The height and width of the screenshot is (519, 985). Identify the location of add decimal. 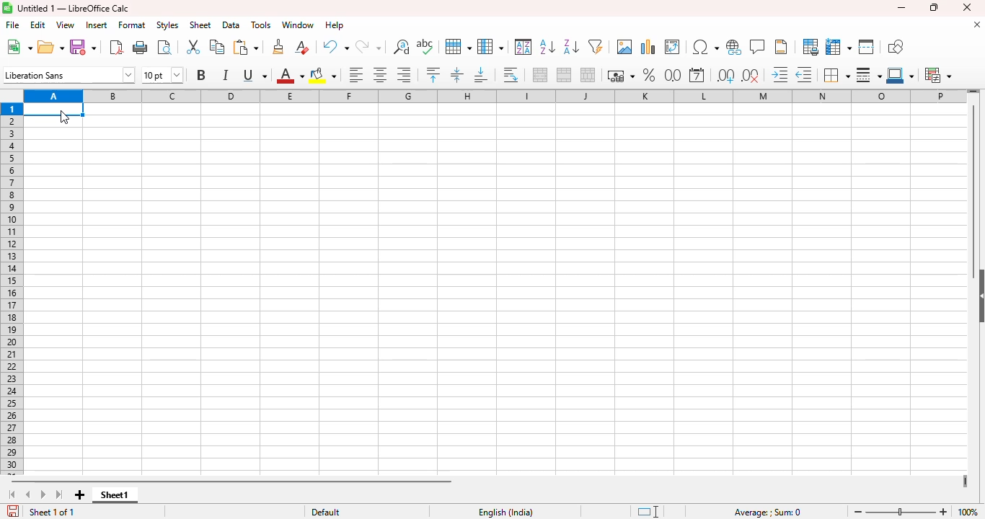
(726, 76).